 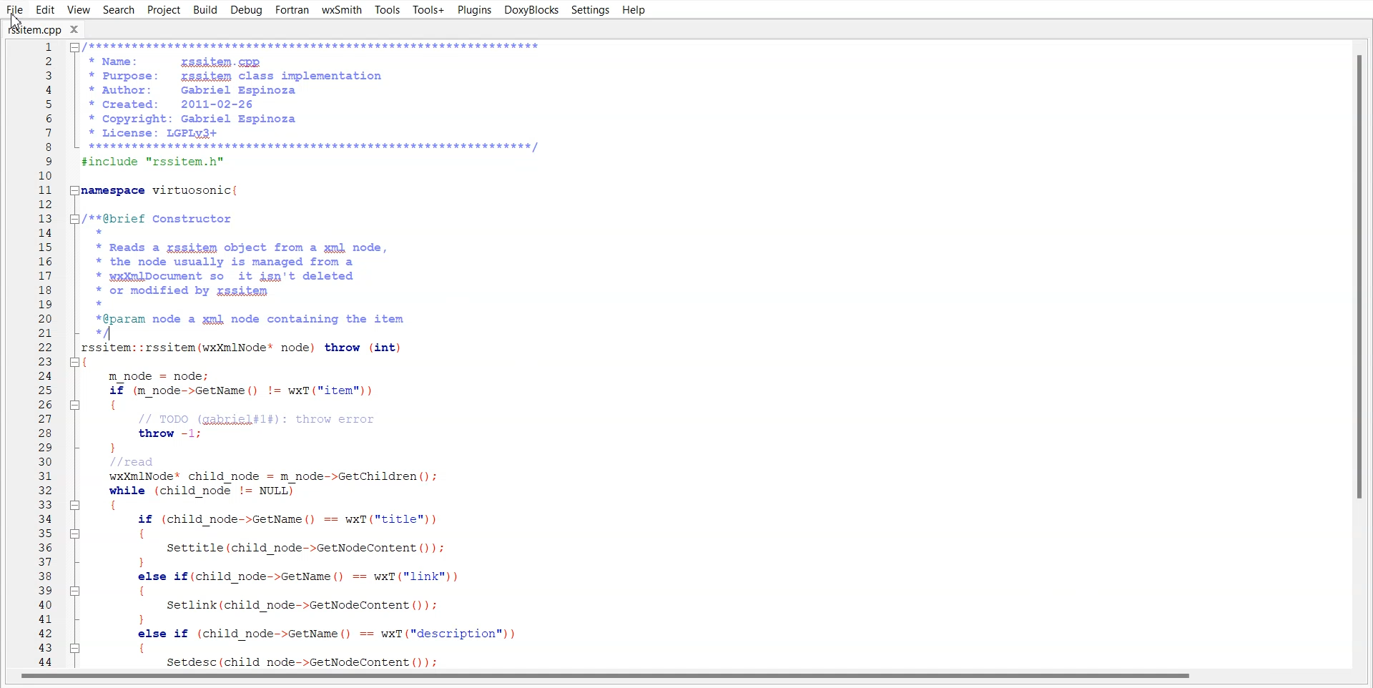 What do you see at coordinates (16, 10) in the screenshot?
I see `File` at bounding box center [16, 10].